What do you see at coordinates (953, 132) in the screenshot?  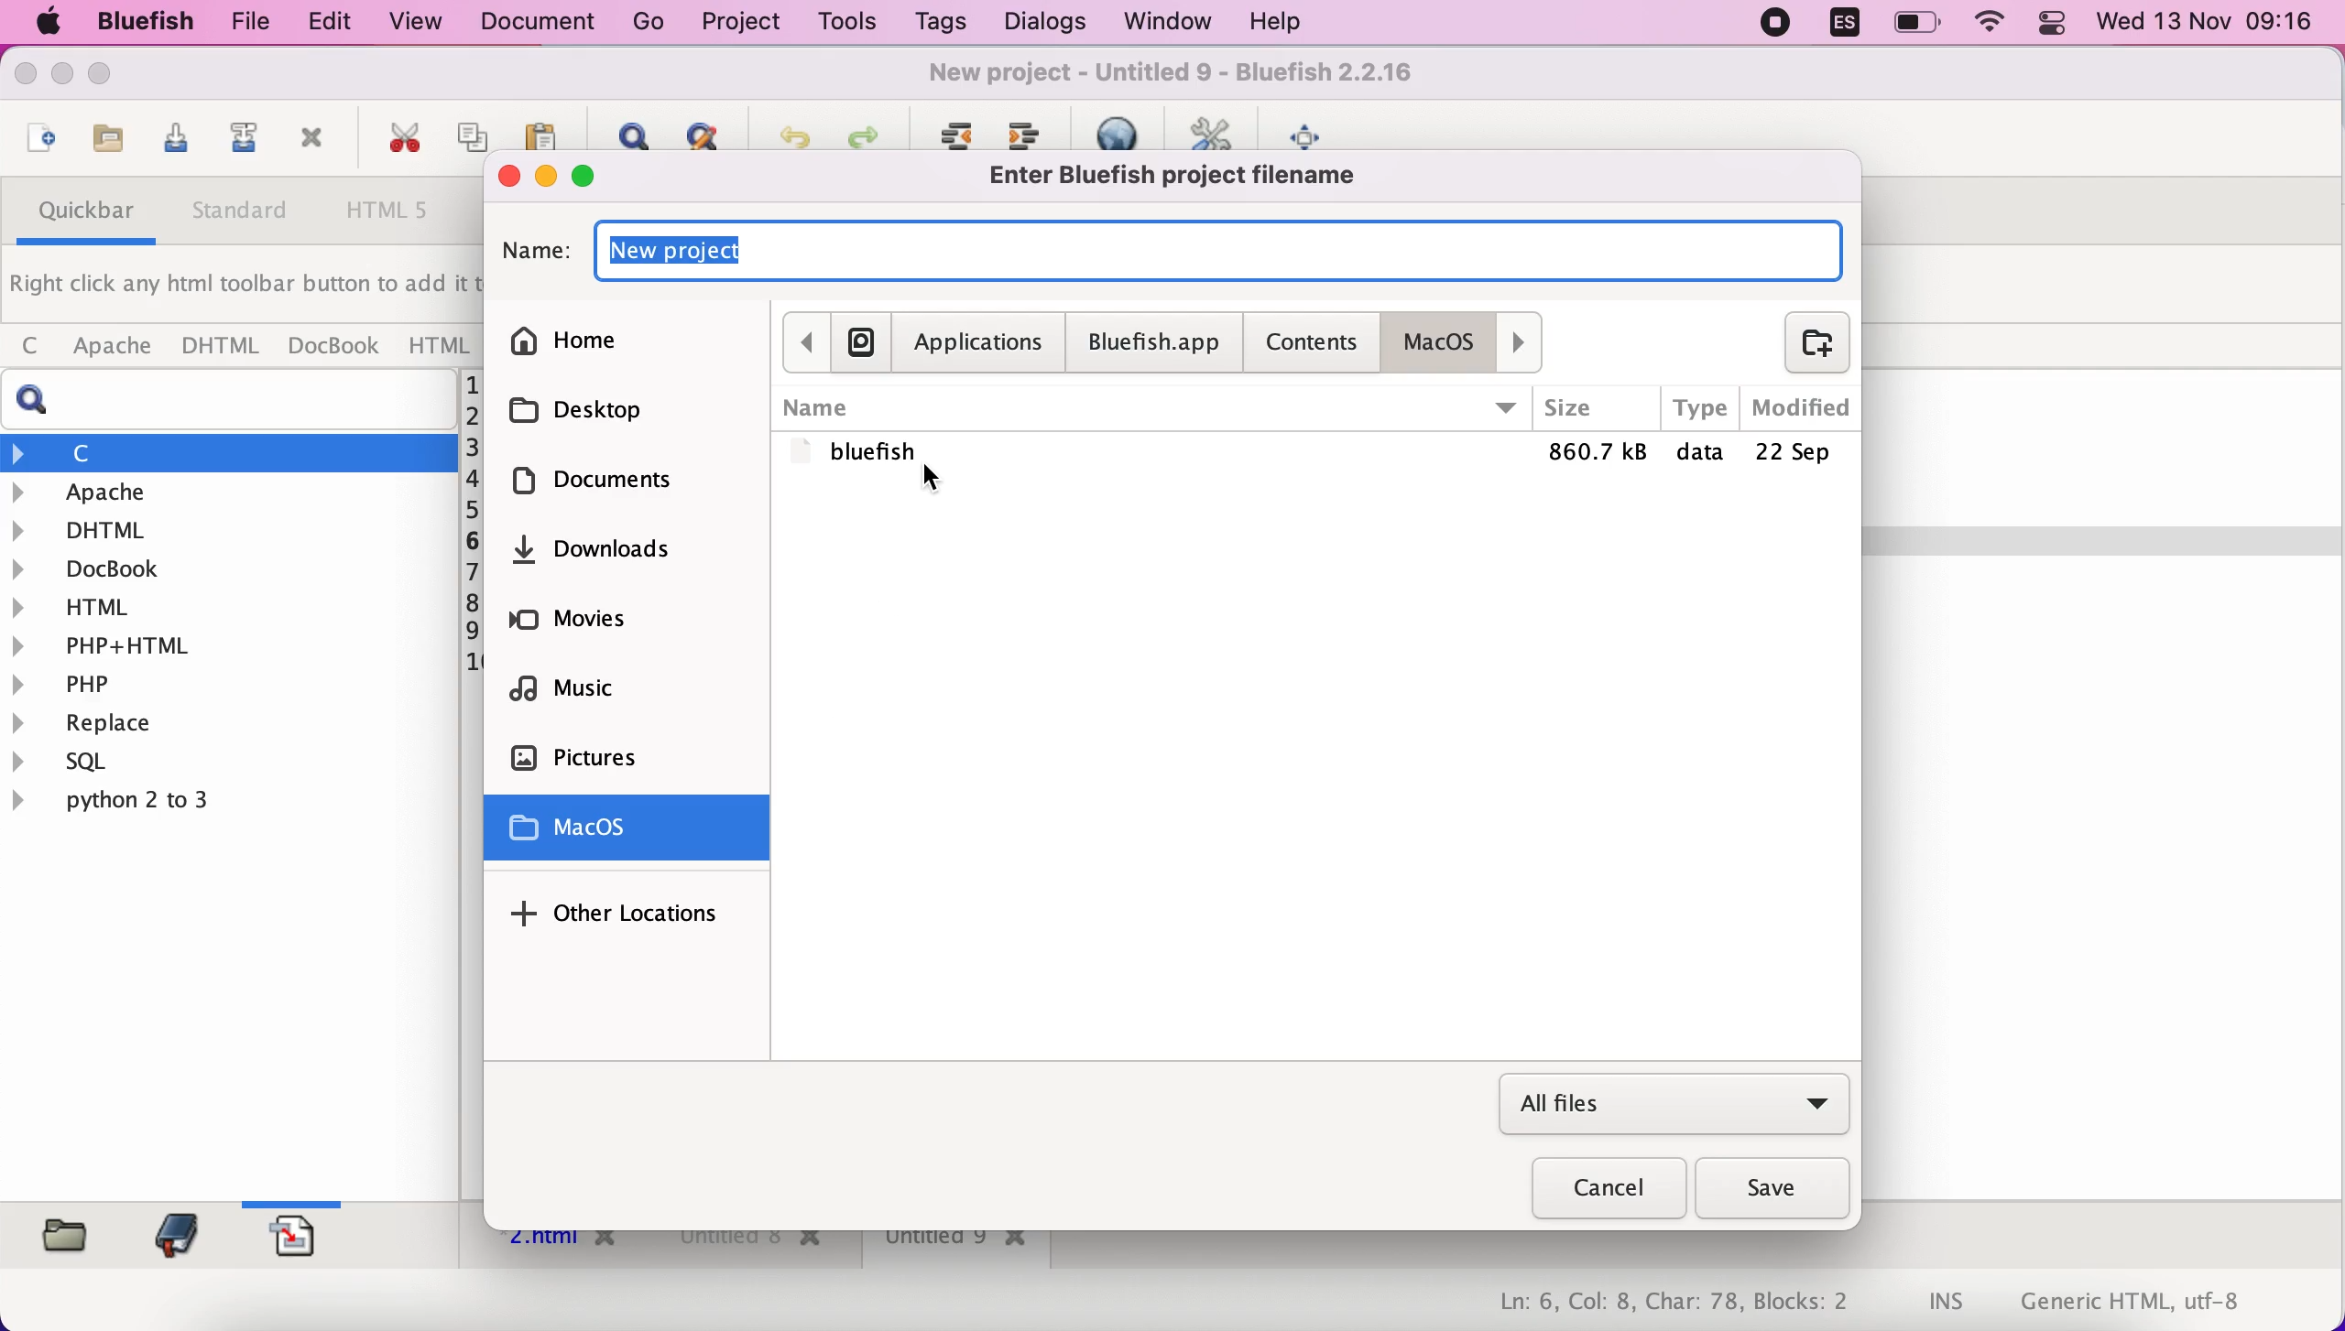 I see `indent` at bounding box center [953, 132].